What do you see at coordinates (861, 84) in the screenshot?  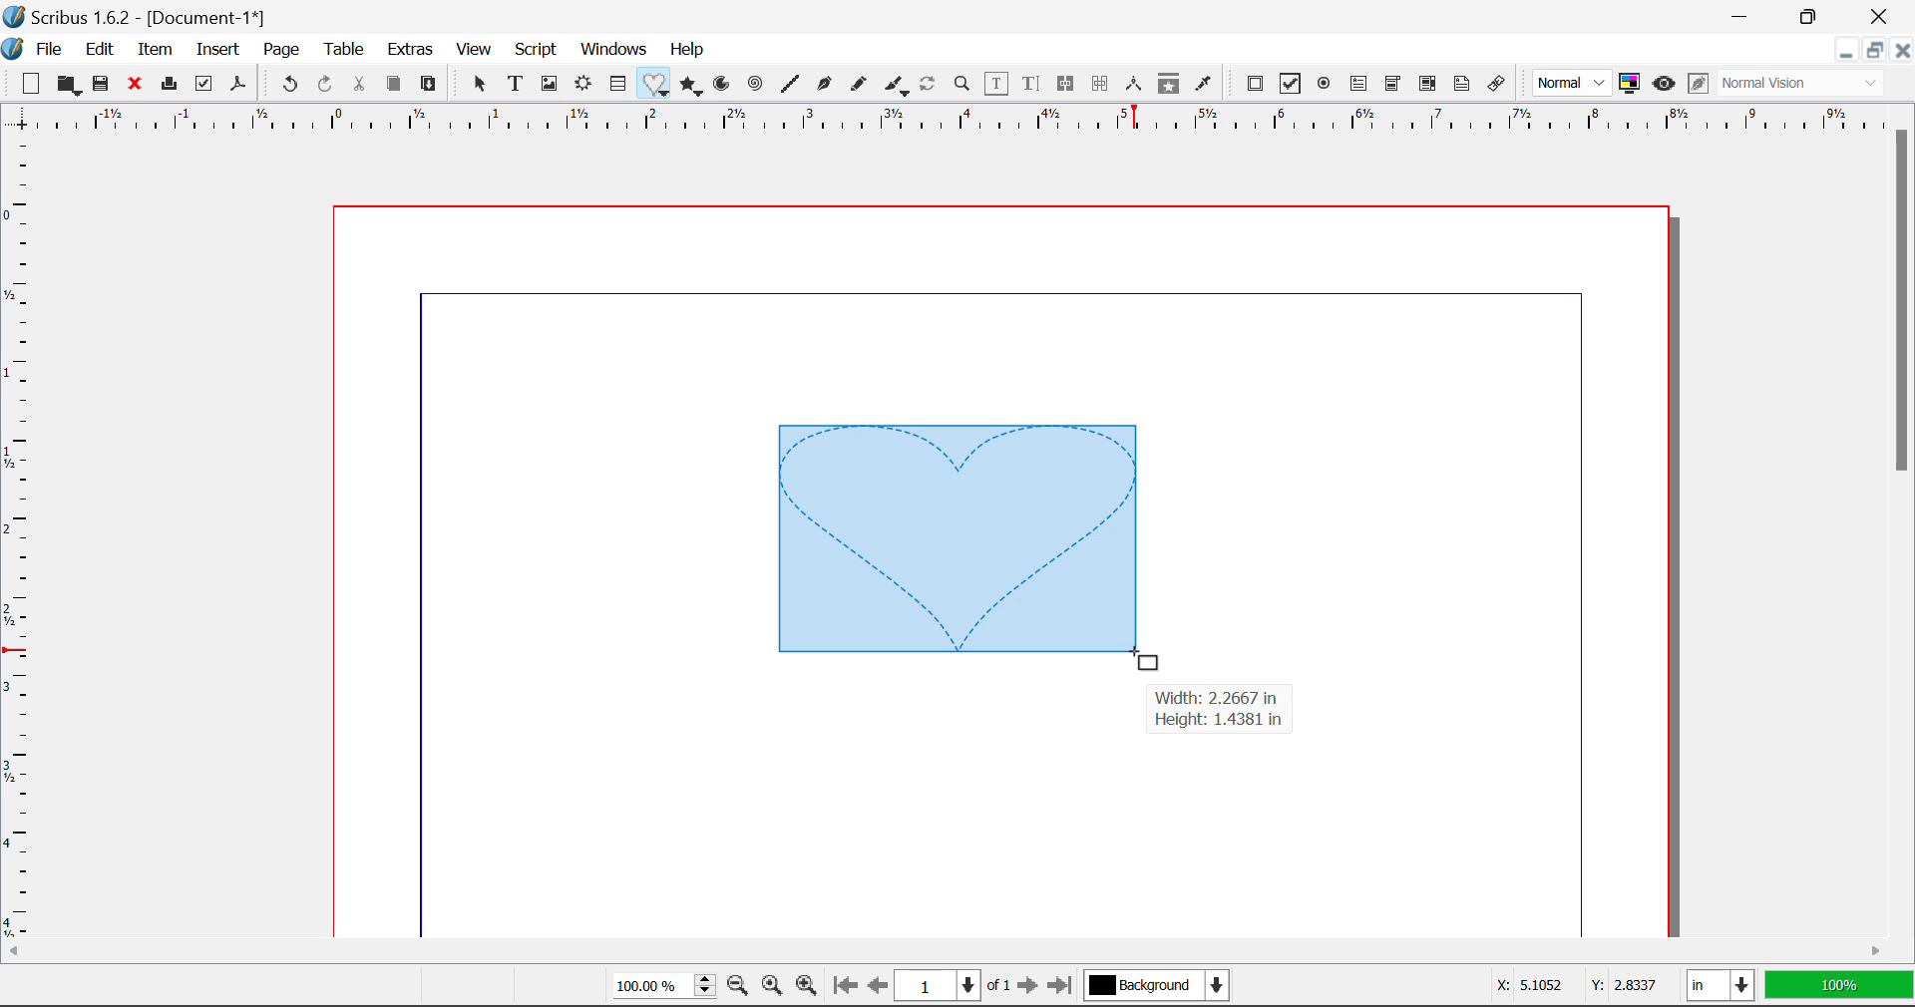 I see `Freehand Curve` at bounding box center [861, 84].